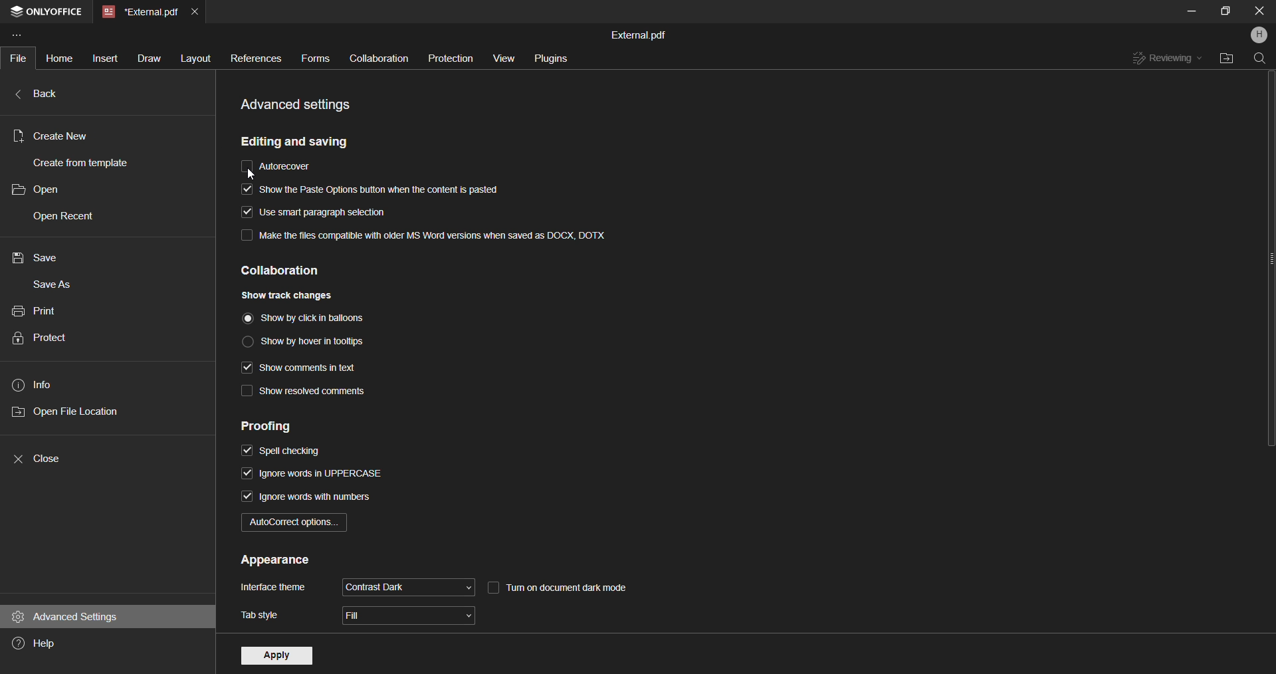 The image size is (1276, 674). What do you see at coordinates (88, 162) in the screenshot?
I see `create from template` at bounding box center [88, 162].